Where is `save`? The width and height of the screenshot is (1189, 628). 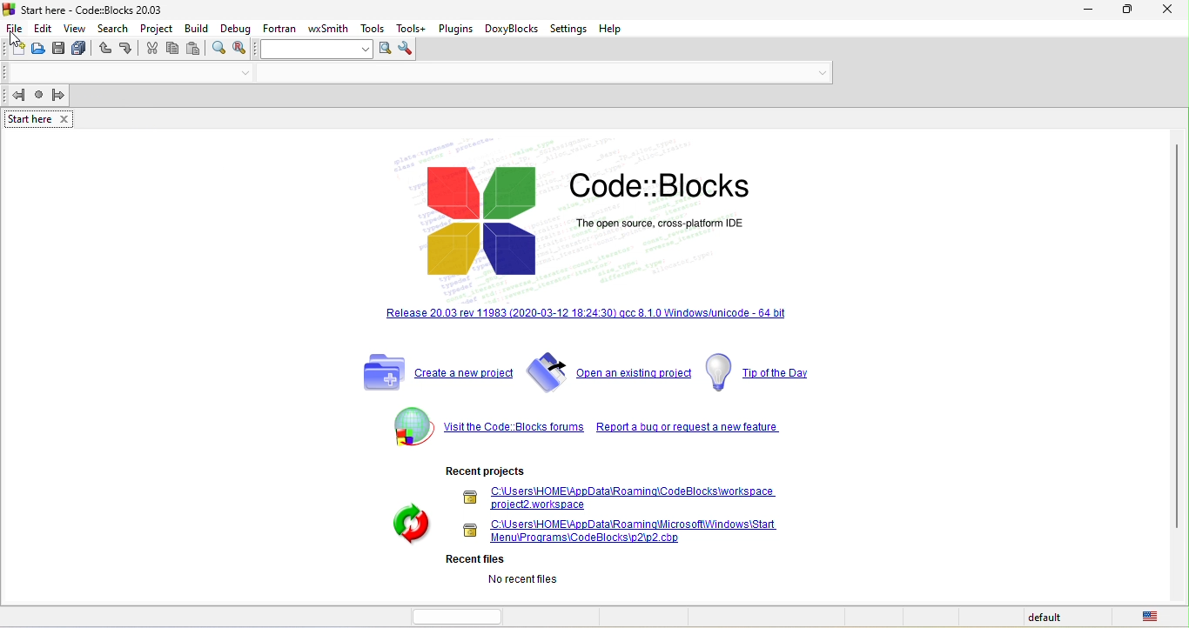
save is located at coordinates (60, 50).